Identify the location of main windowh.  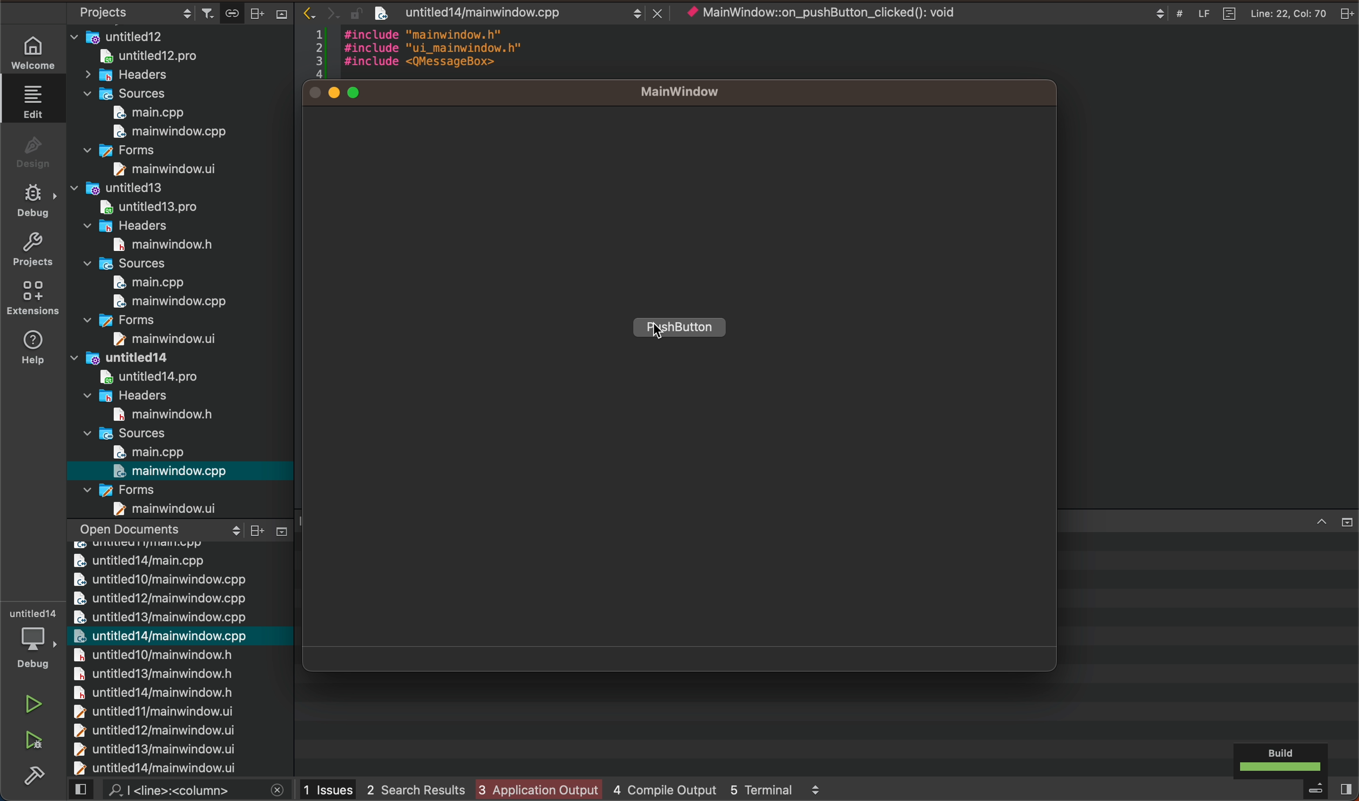
(153, 413).